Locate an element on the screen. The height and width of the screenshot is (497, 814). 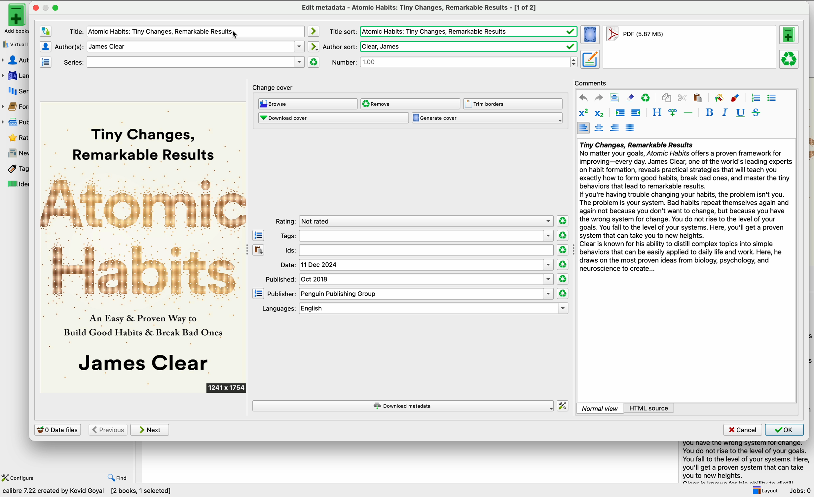
ordered list is located at coordinates (756, 98).